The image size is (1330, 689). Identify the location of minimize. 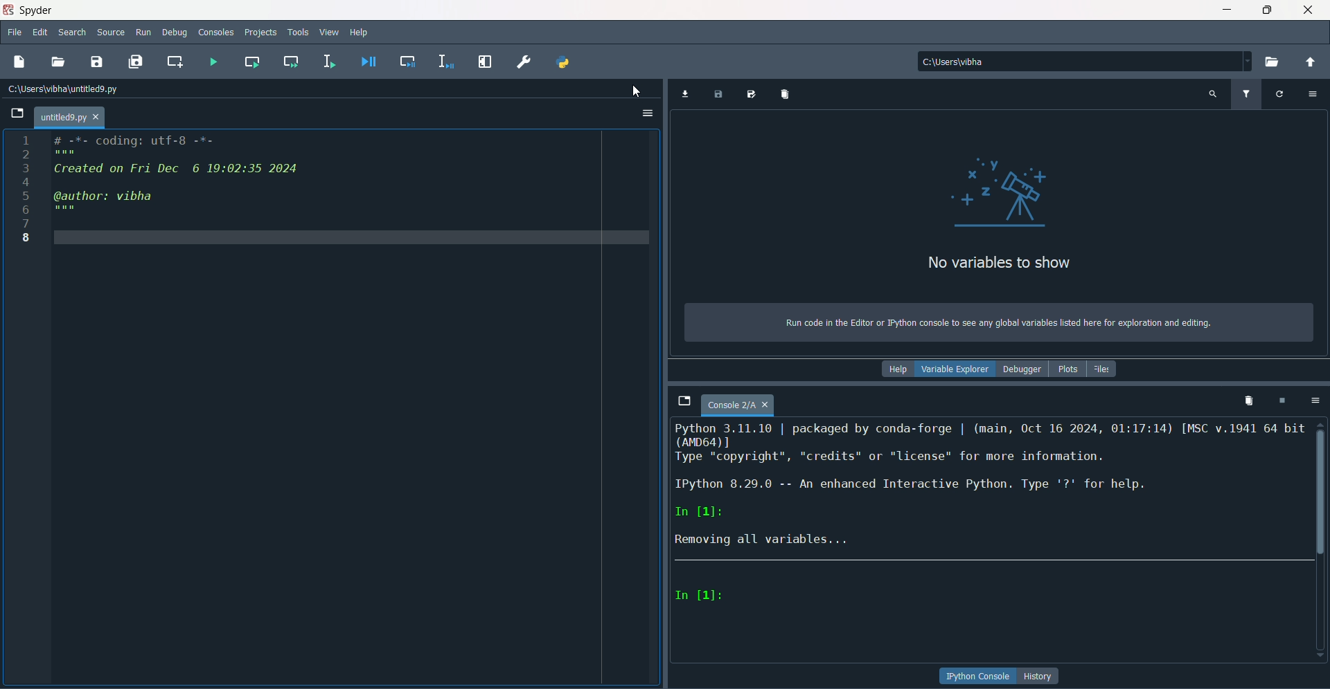
(1227, 10).